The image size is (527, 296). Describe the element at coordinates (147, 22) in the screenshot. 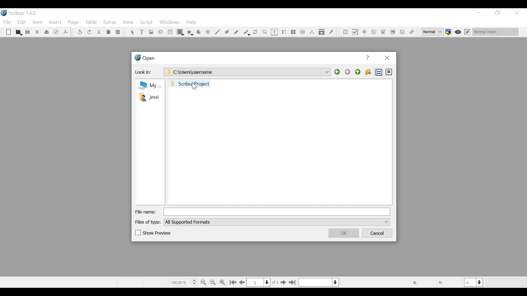

I see `Script` at that location.